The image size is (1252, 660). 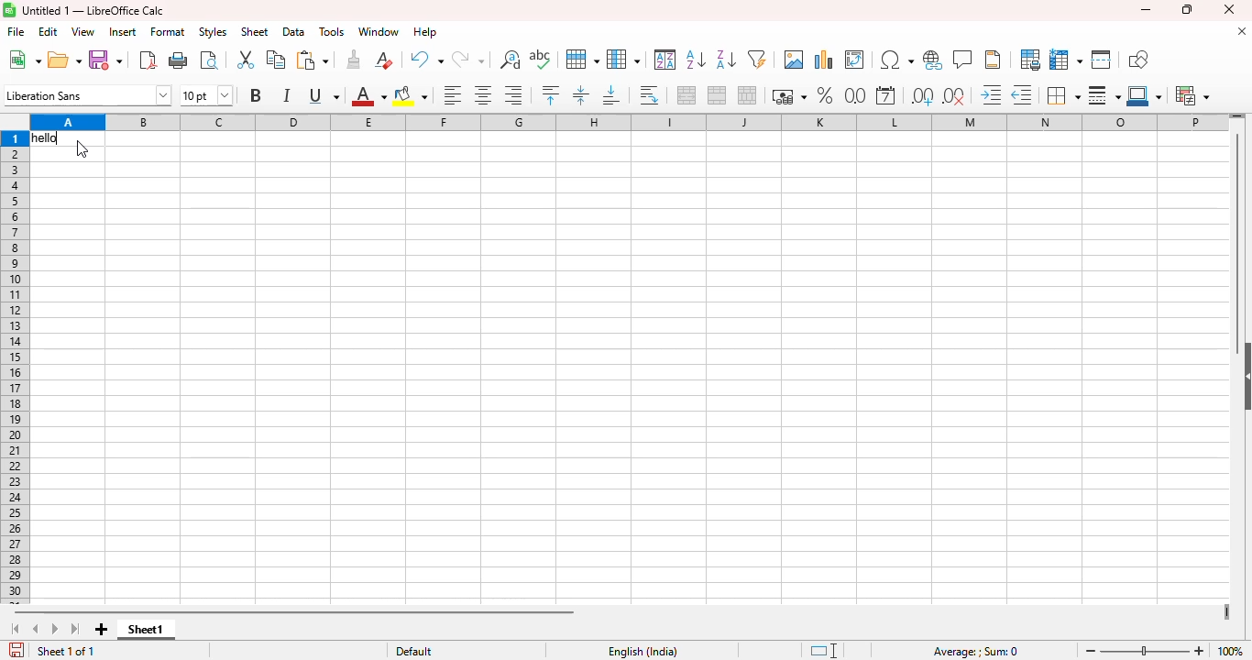 What do you see at coordinates (511, 60) in the screenshot?
I see `find and replace` at bounding box center [511, 60].